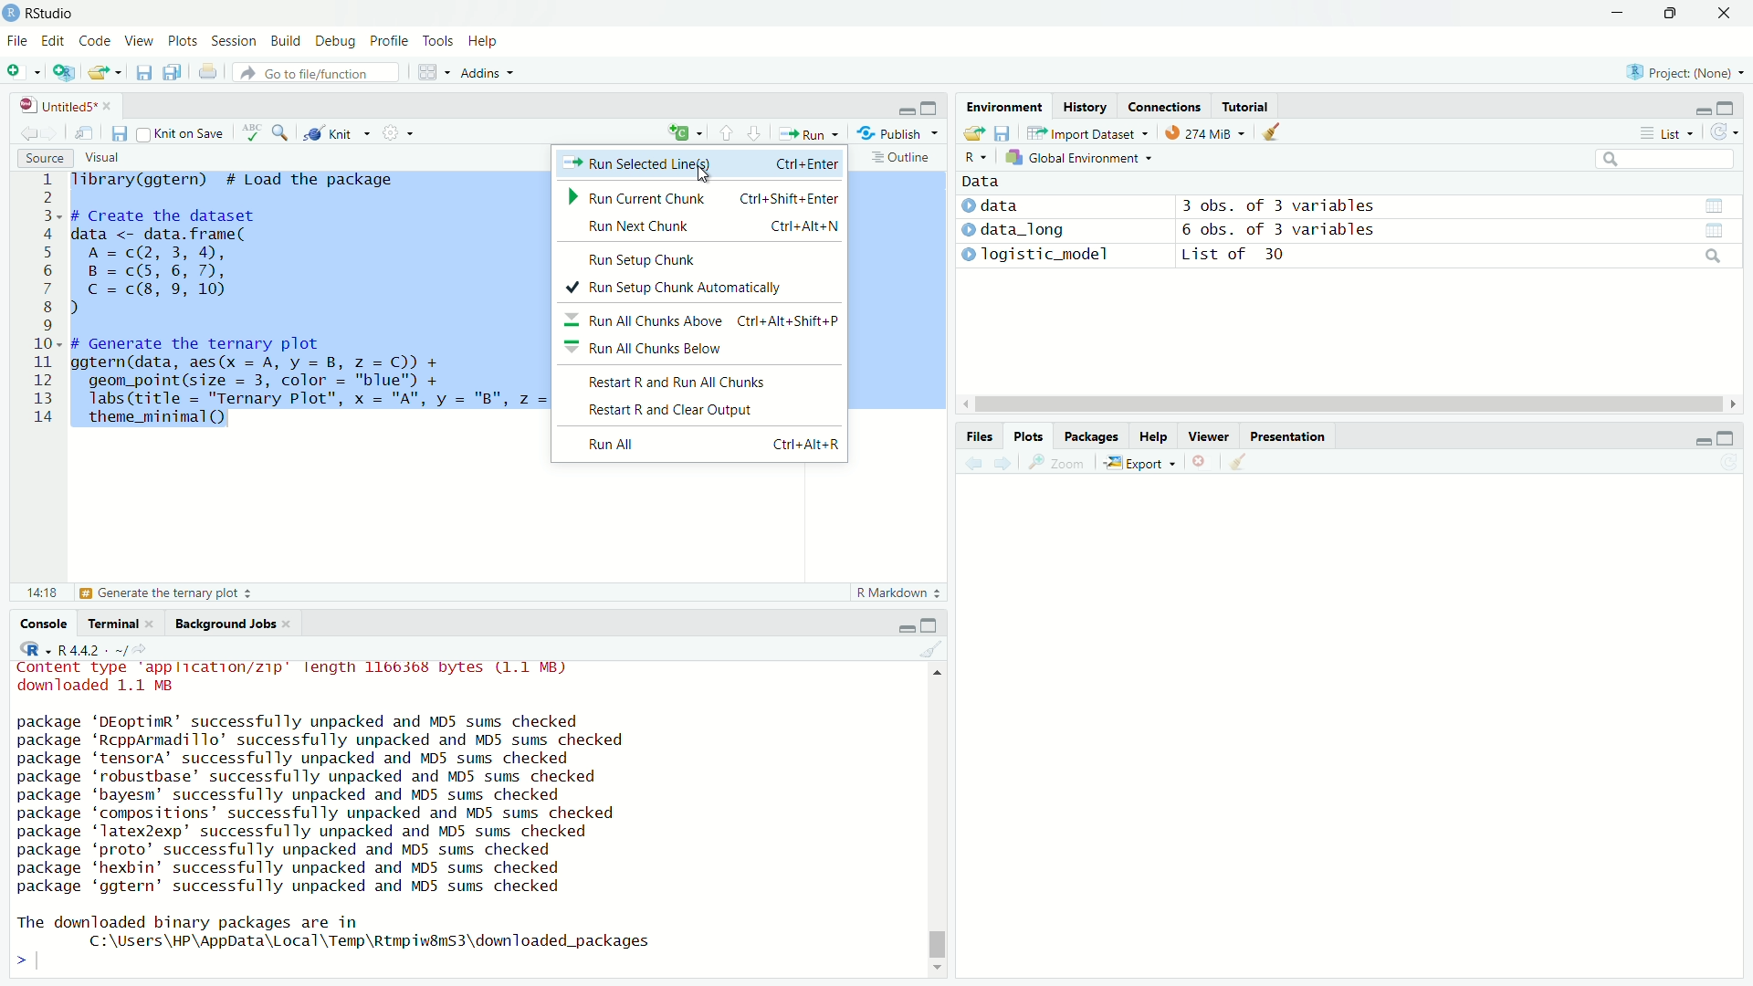 The image size is (1753, 986). Describe the element at coordinates (1164, 106) in the screenshot. I see `Connections` at that location.